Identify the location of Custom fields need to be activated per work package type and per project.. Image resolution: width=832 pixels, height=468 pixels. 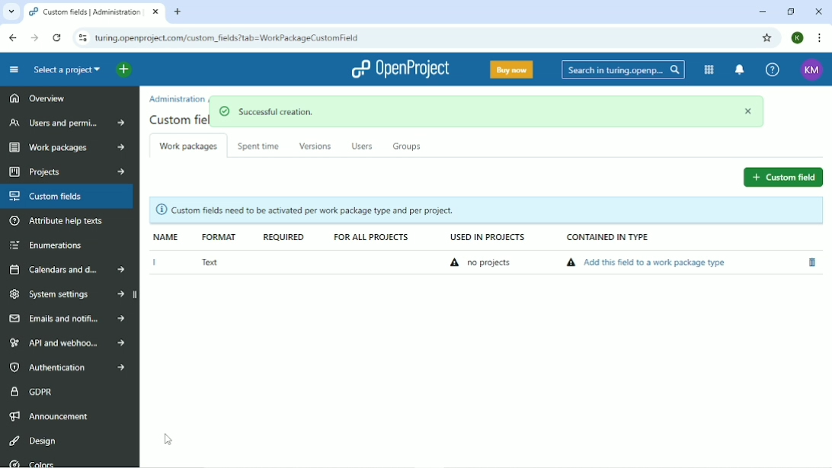
(485, 210).